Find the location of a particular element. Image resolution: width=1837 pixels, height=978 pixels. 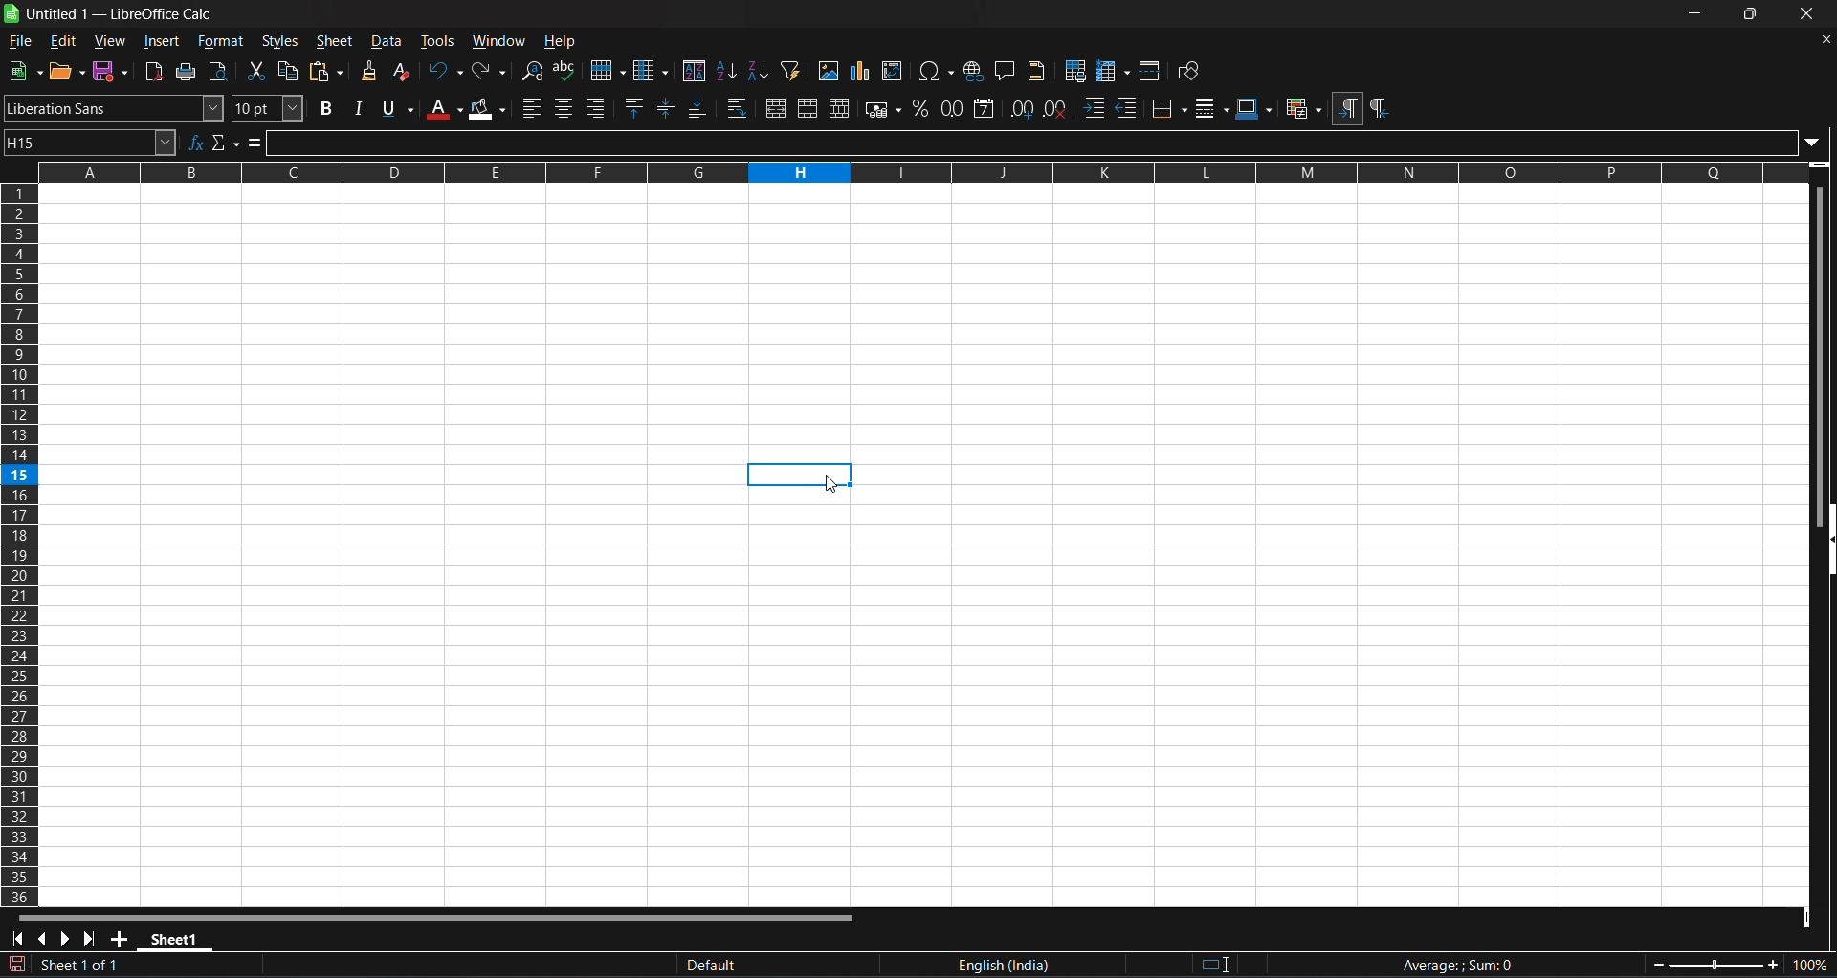

insert is located at coordinates (160, 42).